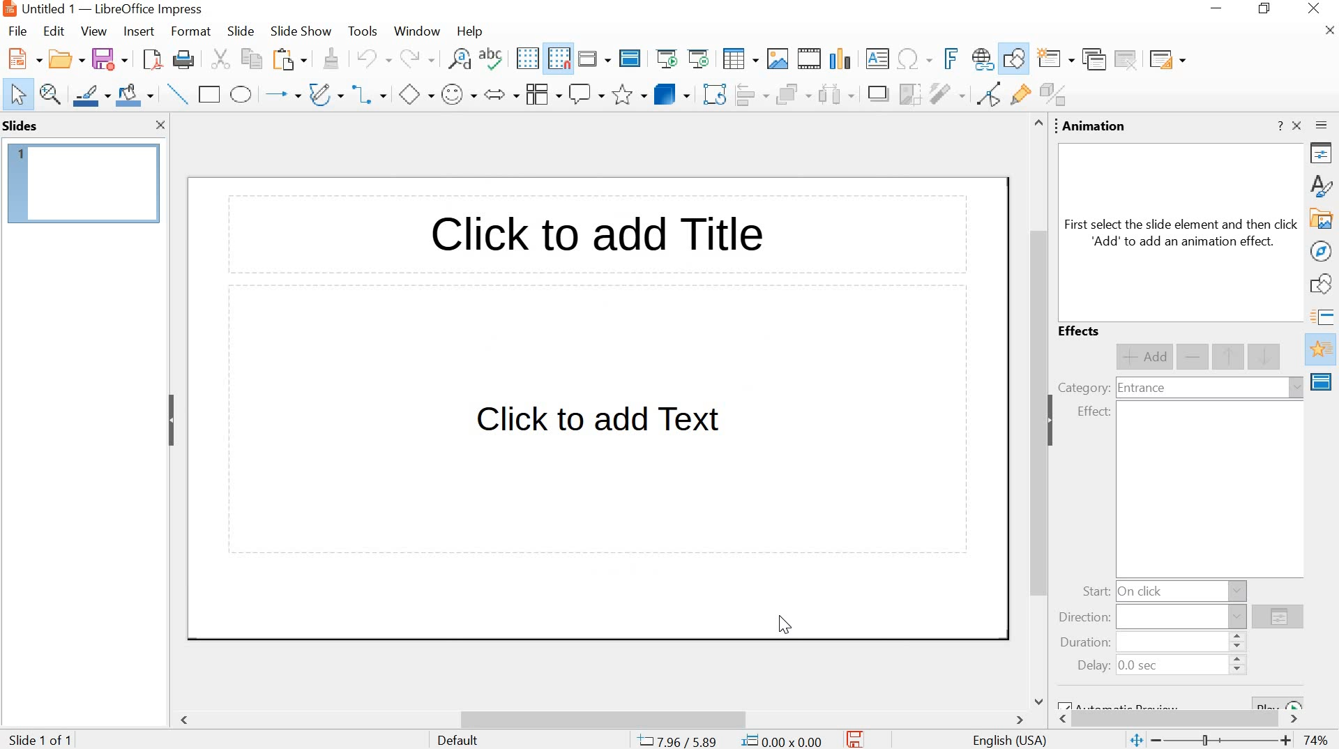  What do you see at coordinates (593, 238) in the screenshot?
I see `click to add title` at bounding box center [593, 238].